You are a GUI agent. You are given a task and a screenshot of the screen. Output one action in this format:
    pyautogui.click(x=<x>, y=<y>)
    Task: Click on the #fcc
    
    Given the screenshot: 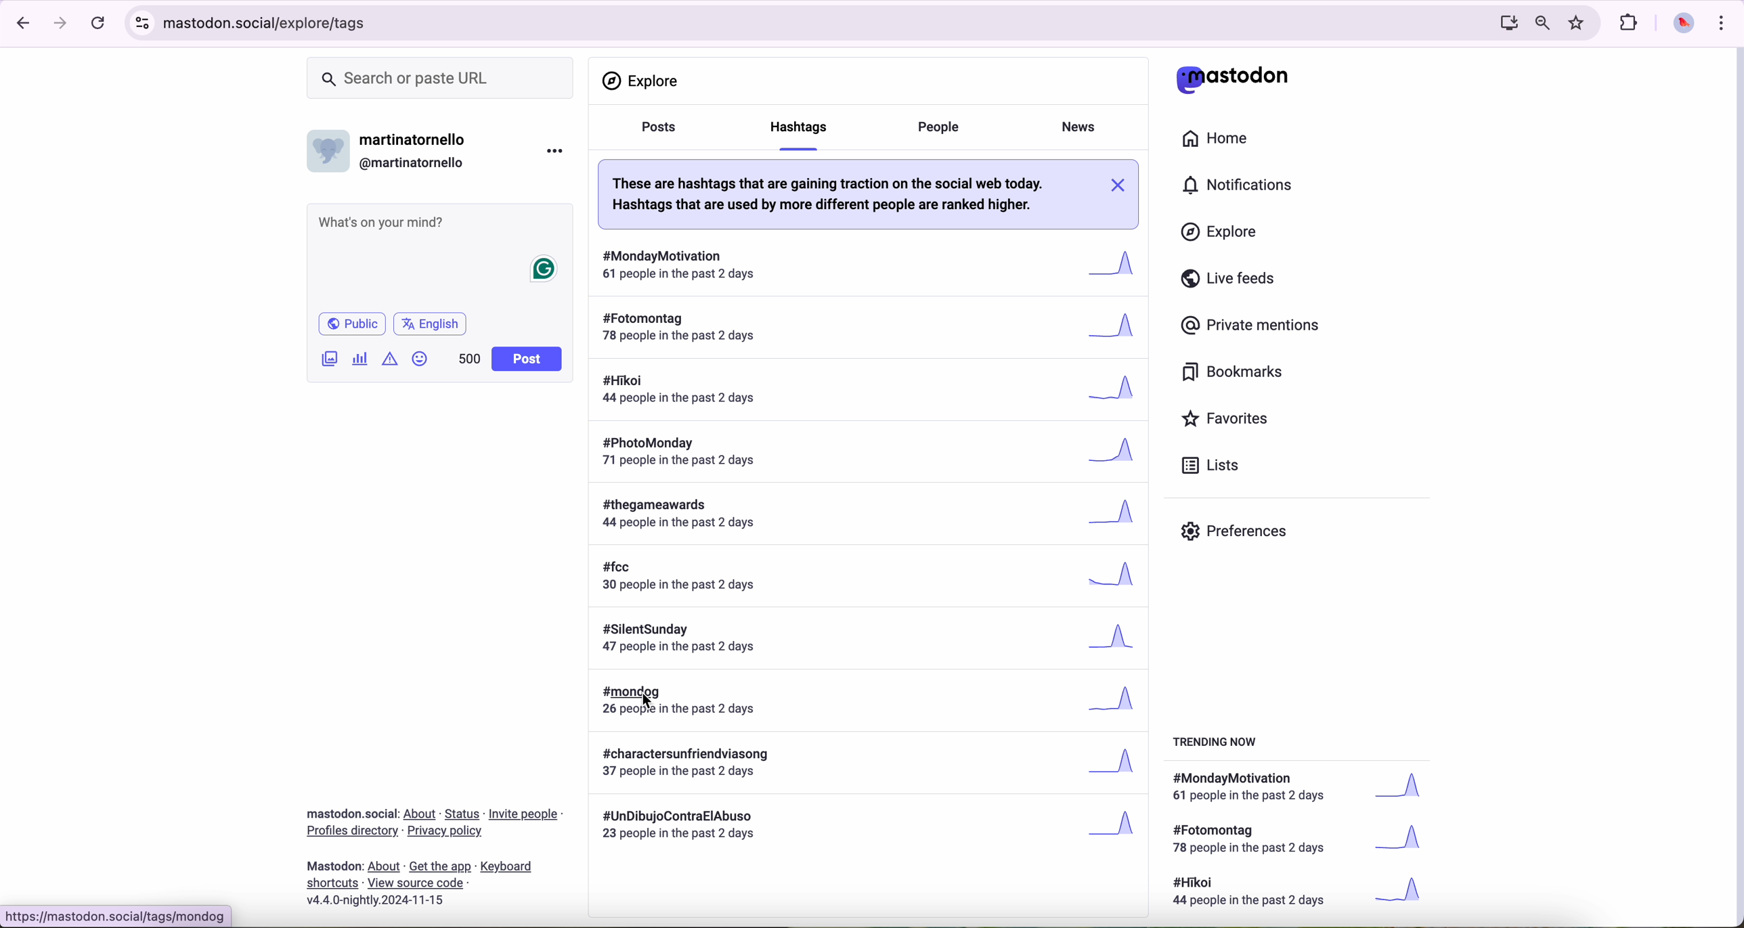 What is the action you would take?
    pyautogui.click(x=874, y=578)
    